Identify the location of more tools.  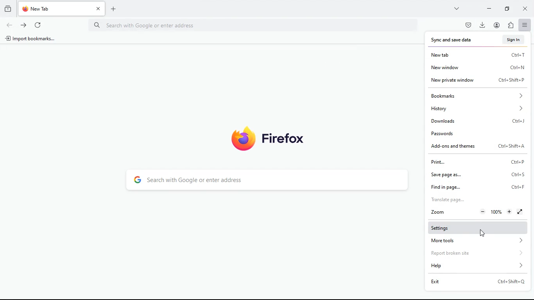
(473, 241).